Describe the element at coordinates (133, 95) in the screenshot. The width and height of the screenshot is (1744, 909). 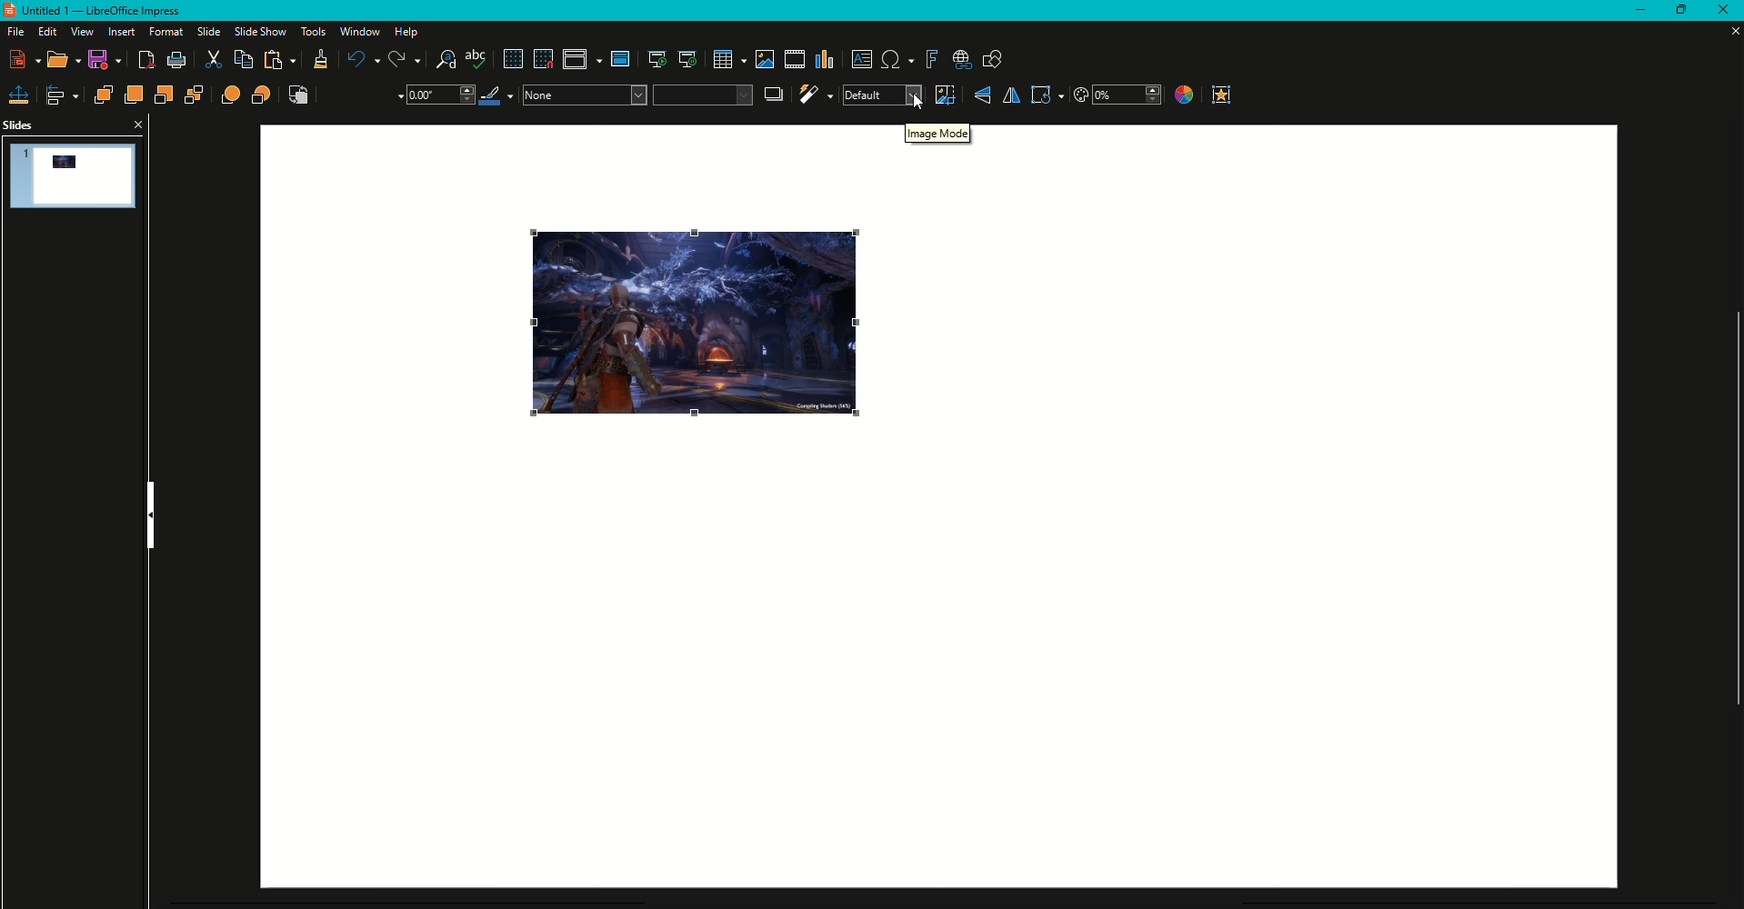
I see `Forward` at that location.